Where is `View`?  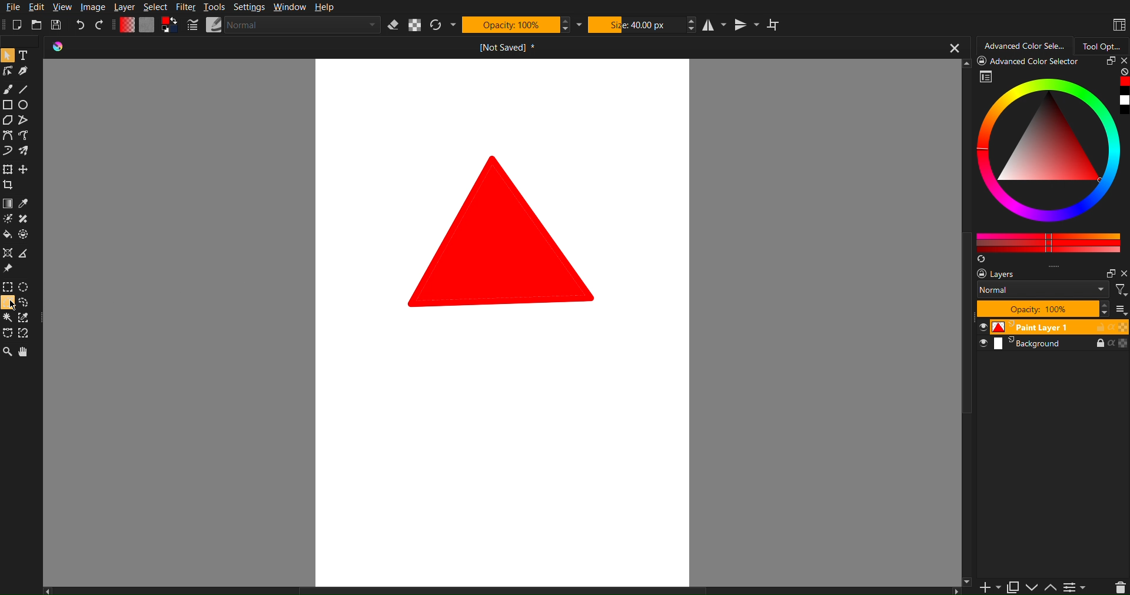
View is located at coordinates (64, 8).